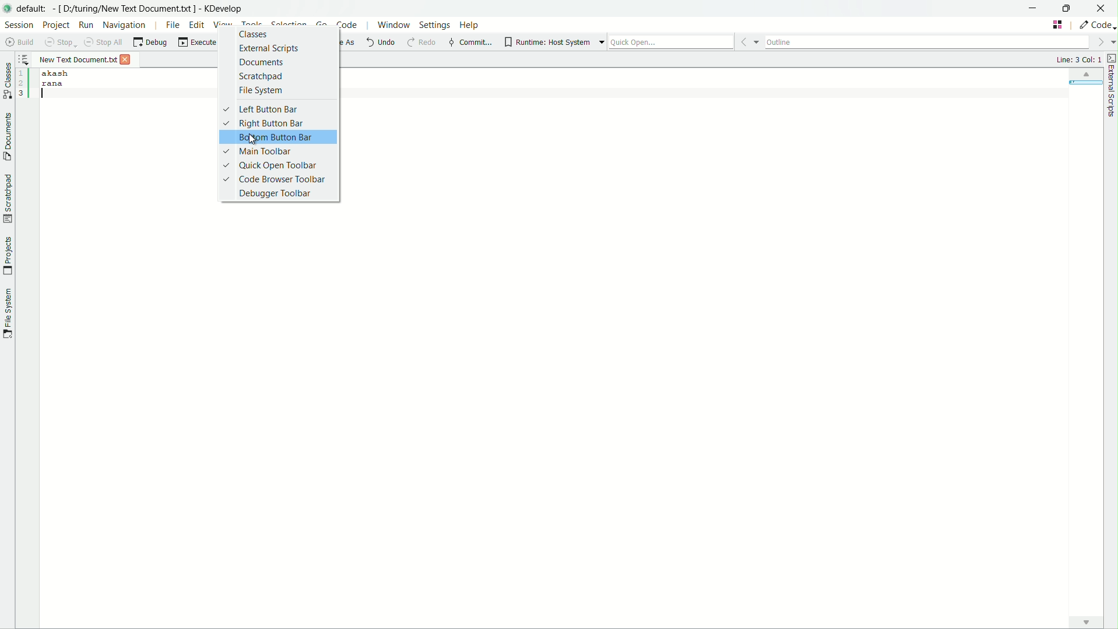 The image size is (1118, 629). Describe the element at coordinates (262, 62) in the screenshot. I see `documents` at that location.